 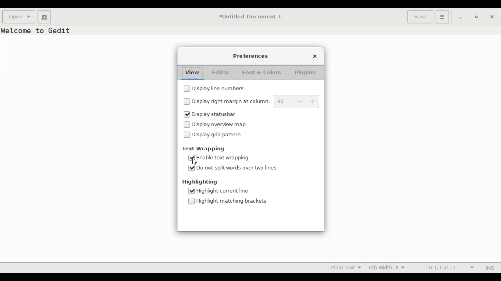 I want to click on Open, so click(x=19, y=16).